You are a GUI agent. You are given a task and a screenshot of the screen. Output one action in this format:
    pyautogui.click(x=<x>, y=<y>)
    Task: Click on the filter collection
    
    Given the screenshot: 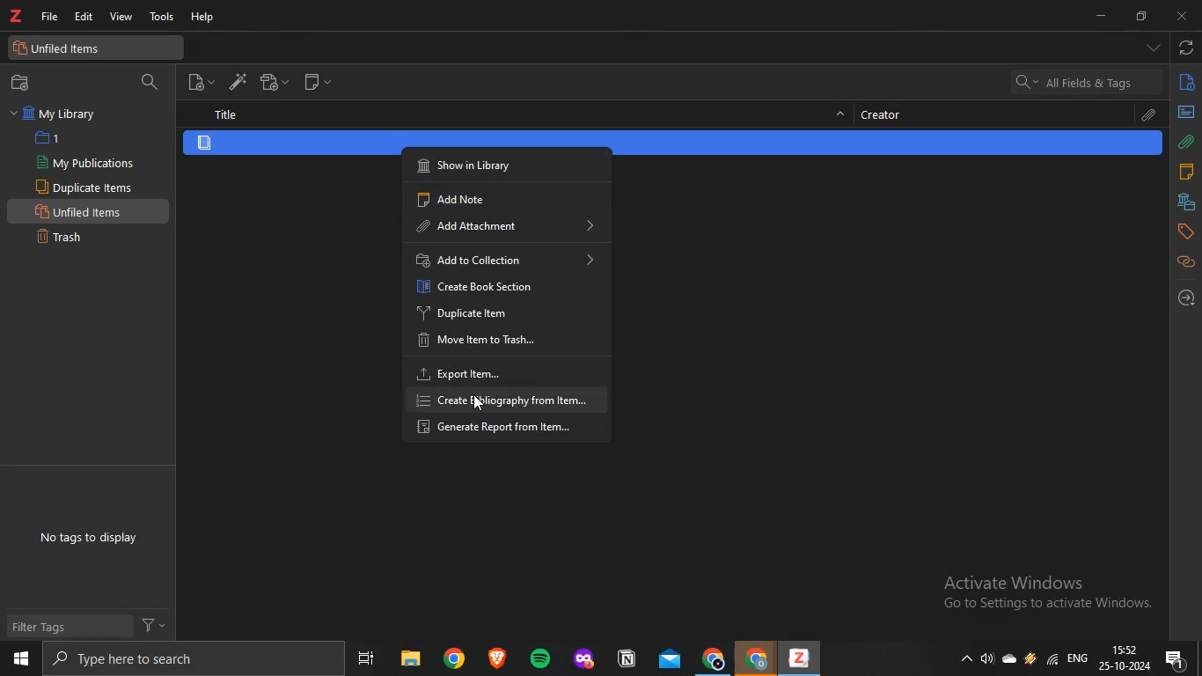 What is the action you would take?
    pyautogui.click(x=151, y=83)
    